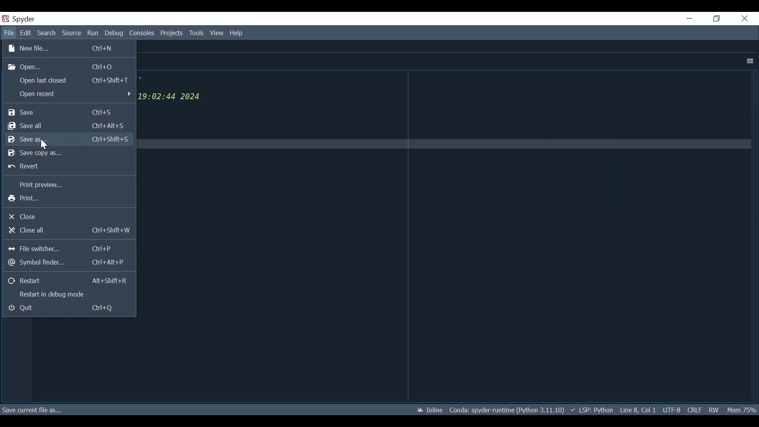  I want to click on Close, so click(744, 18).